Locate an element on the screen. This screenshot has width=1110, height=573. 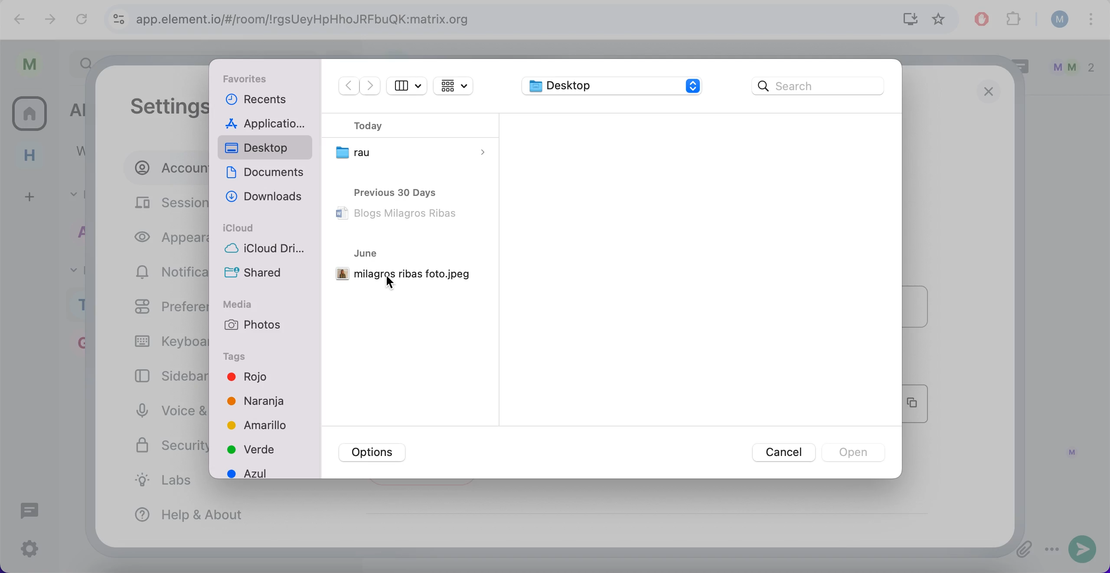
colors is located at coordinates (268, 425).